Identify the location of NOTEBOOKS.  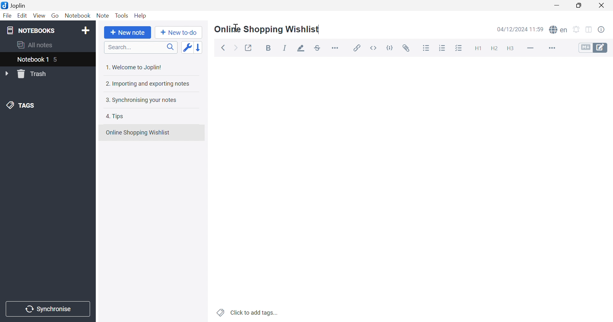
(30, 30).